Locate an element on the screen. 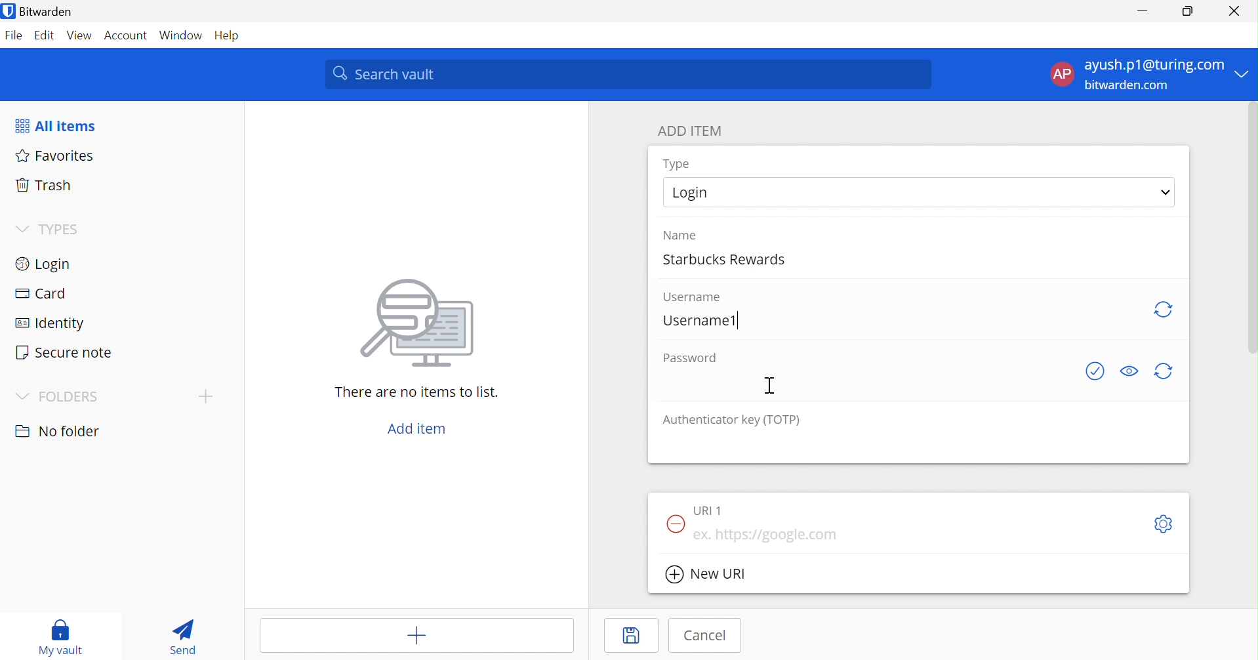 The width and height of the screenshot is (1258, 660). Account is located at coordinates (128, 35).